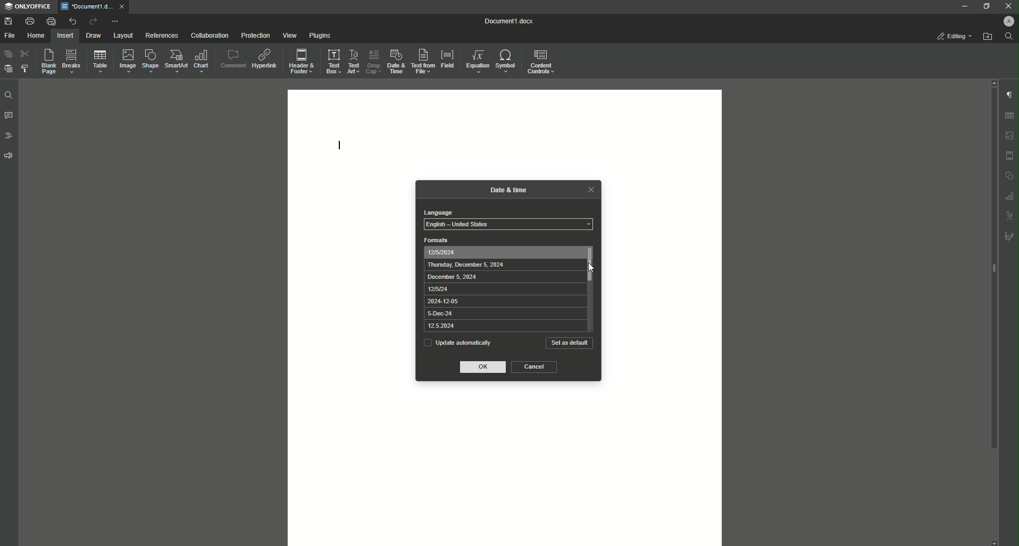 The image size is (1019, 546). What do you see at coordinates (1010, 135) in the screenshot?
I see `image settings` at bounding box center [1010, 135].